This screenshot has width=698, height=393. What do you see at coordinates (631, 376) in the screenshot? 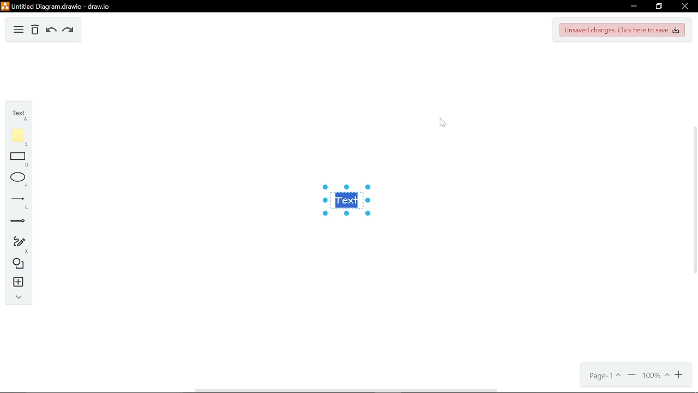
I see `Zoom out` at bounding box center [631, 376].